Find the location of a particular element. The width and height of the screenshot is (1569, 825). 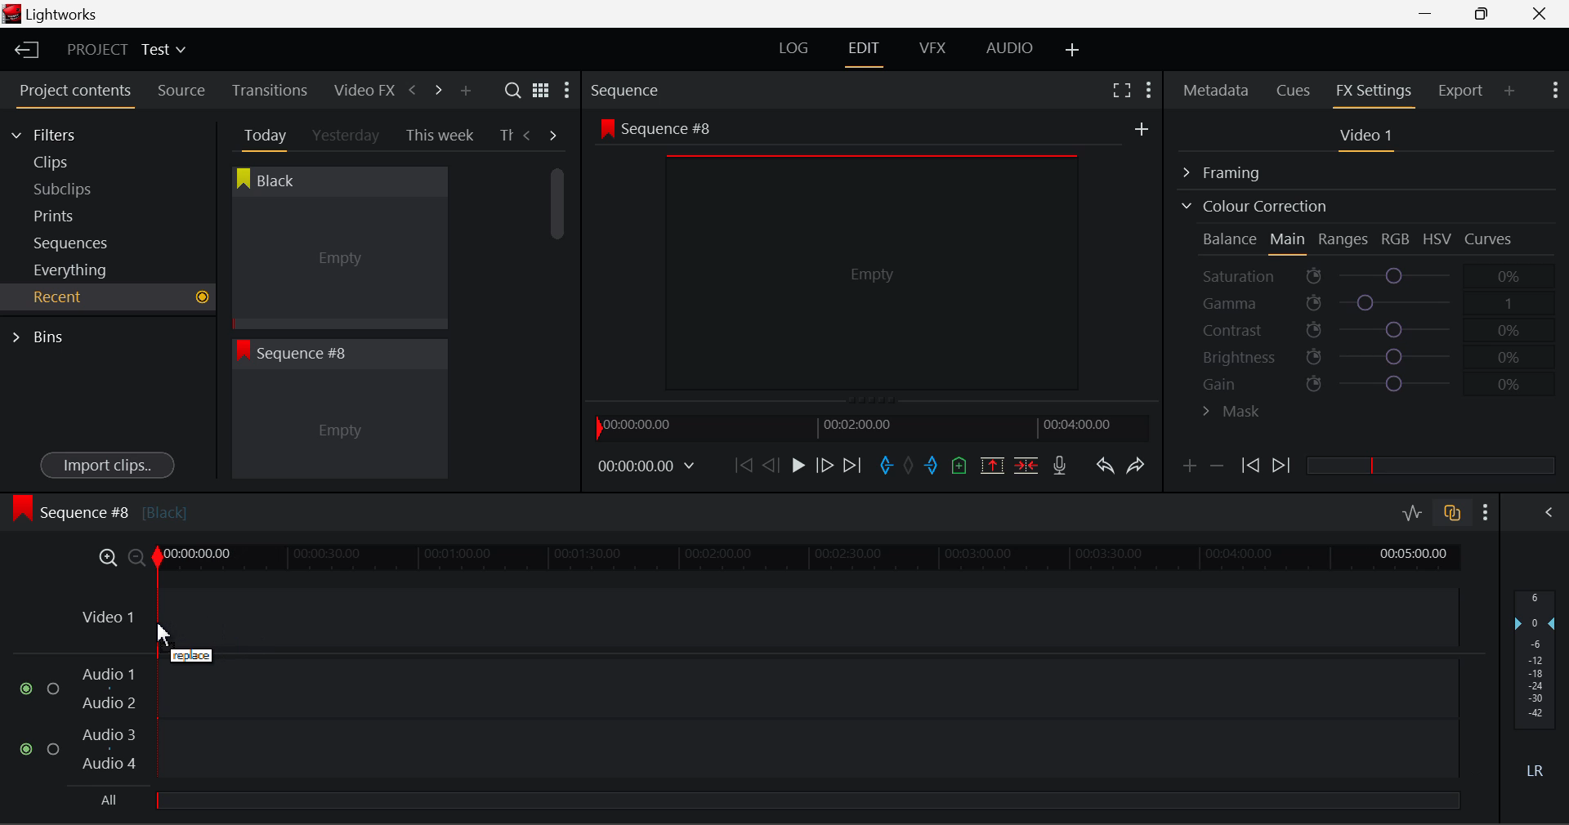

To End is located at coordinates (852, 466).